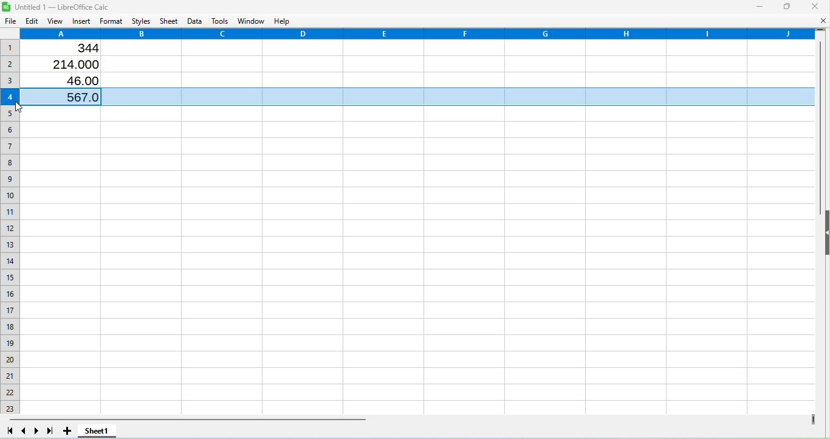 This screenshot has height=439, width=830. What do you see at coordinates (820, 224) in the screenshot?
I see `Vertical scroll bar` at bounding box center [820, 224].